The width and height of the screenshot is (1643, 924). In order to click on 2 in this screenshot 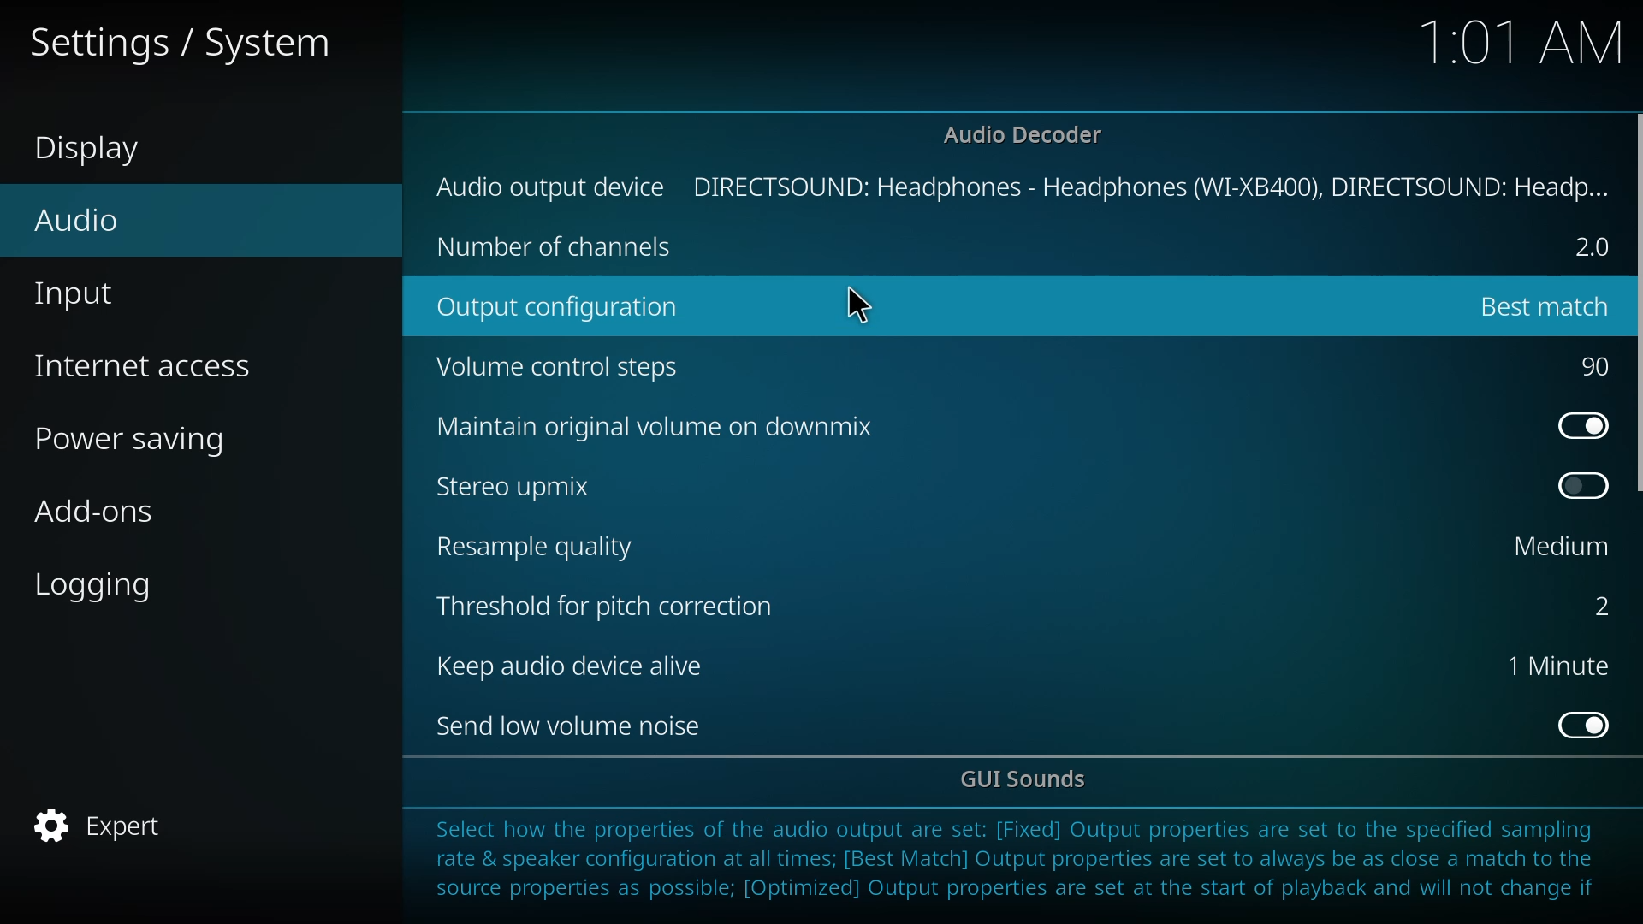, I will do `click(1593, 603)`.